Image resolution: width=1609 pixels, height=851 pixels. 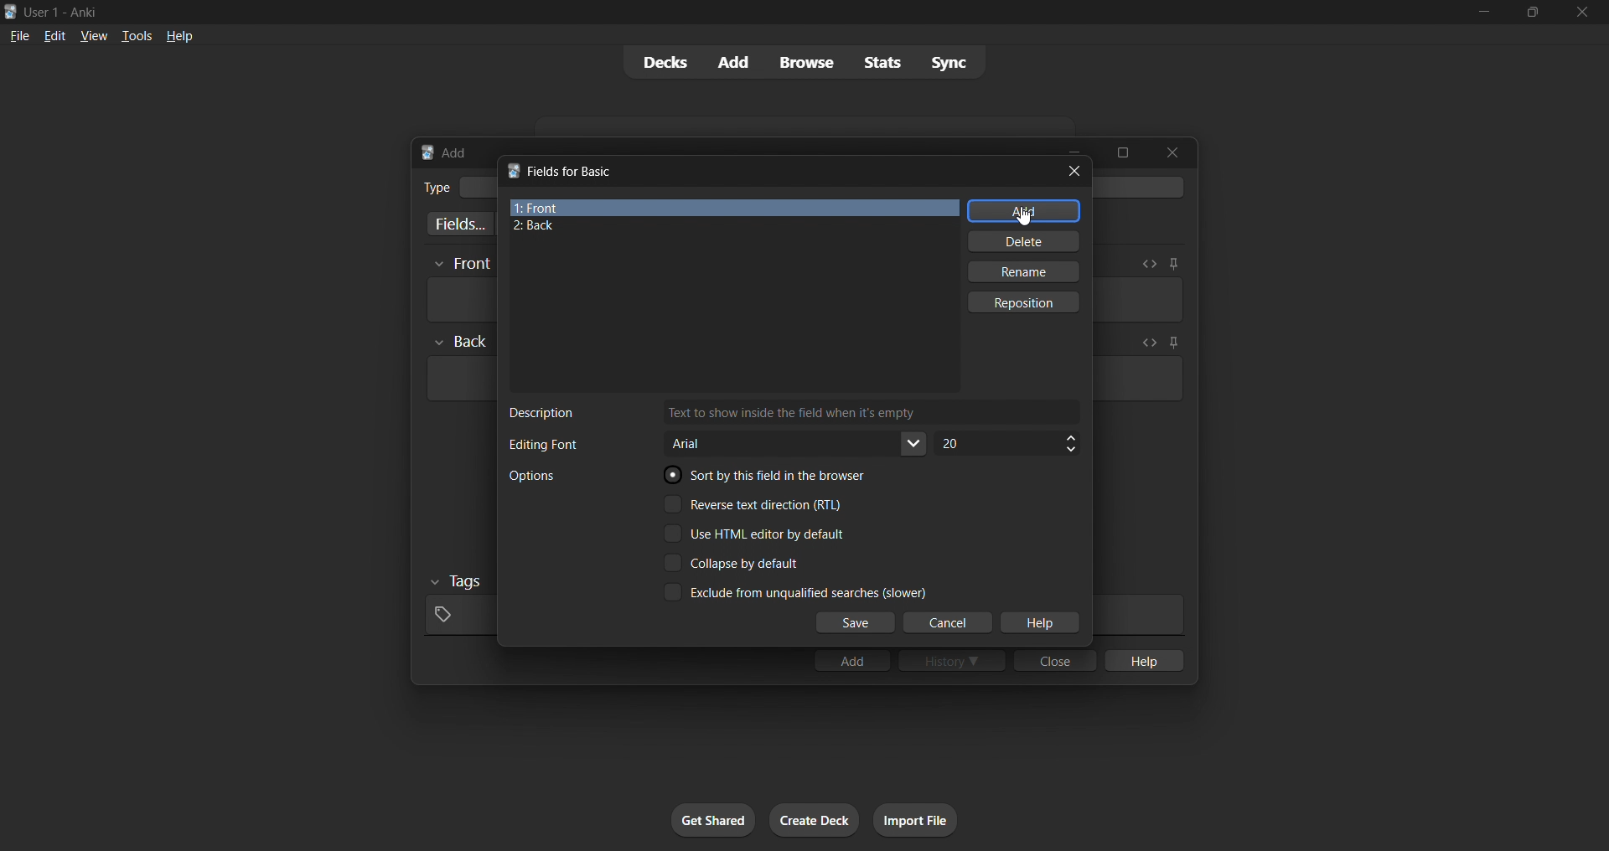 What do you see at coordinates (756, 503) in the screenshot?
I see `Toggle` at bounding box center [756, 503].